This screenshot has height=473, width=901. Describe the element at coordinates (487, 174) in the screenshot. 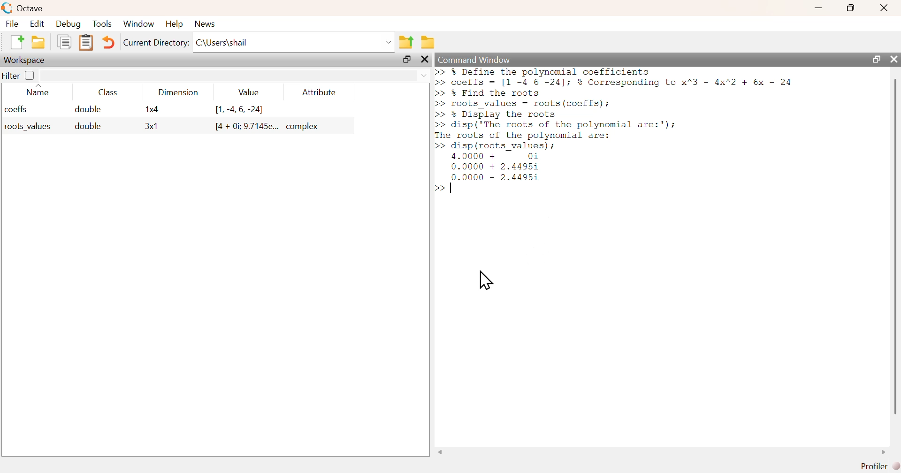

I see `4.0000 + 0i0.0000 + 2.449510.0000 - 2.44951>> ` at that location.